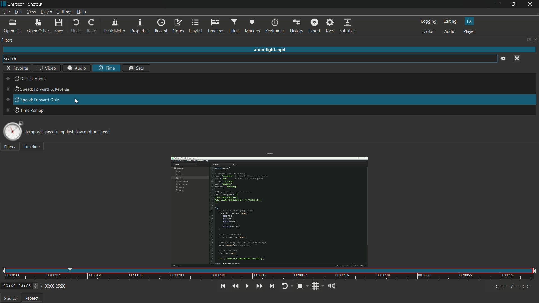 The height and width of the screenshot is (303, 539). What do you see at coordinates (20, 285) in the screenshot?
I see `00:00:03:05` at bounding box center [20, 285].